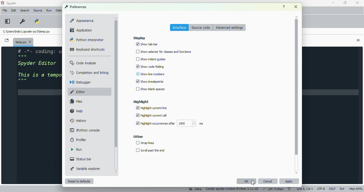 This screenshot has width=364, height=192. Describe the element at coordinates (194, 188) in the screenshot. I see `Inline` at that location.